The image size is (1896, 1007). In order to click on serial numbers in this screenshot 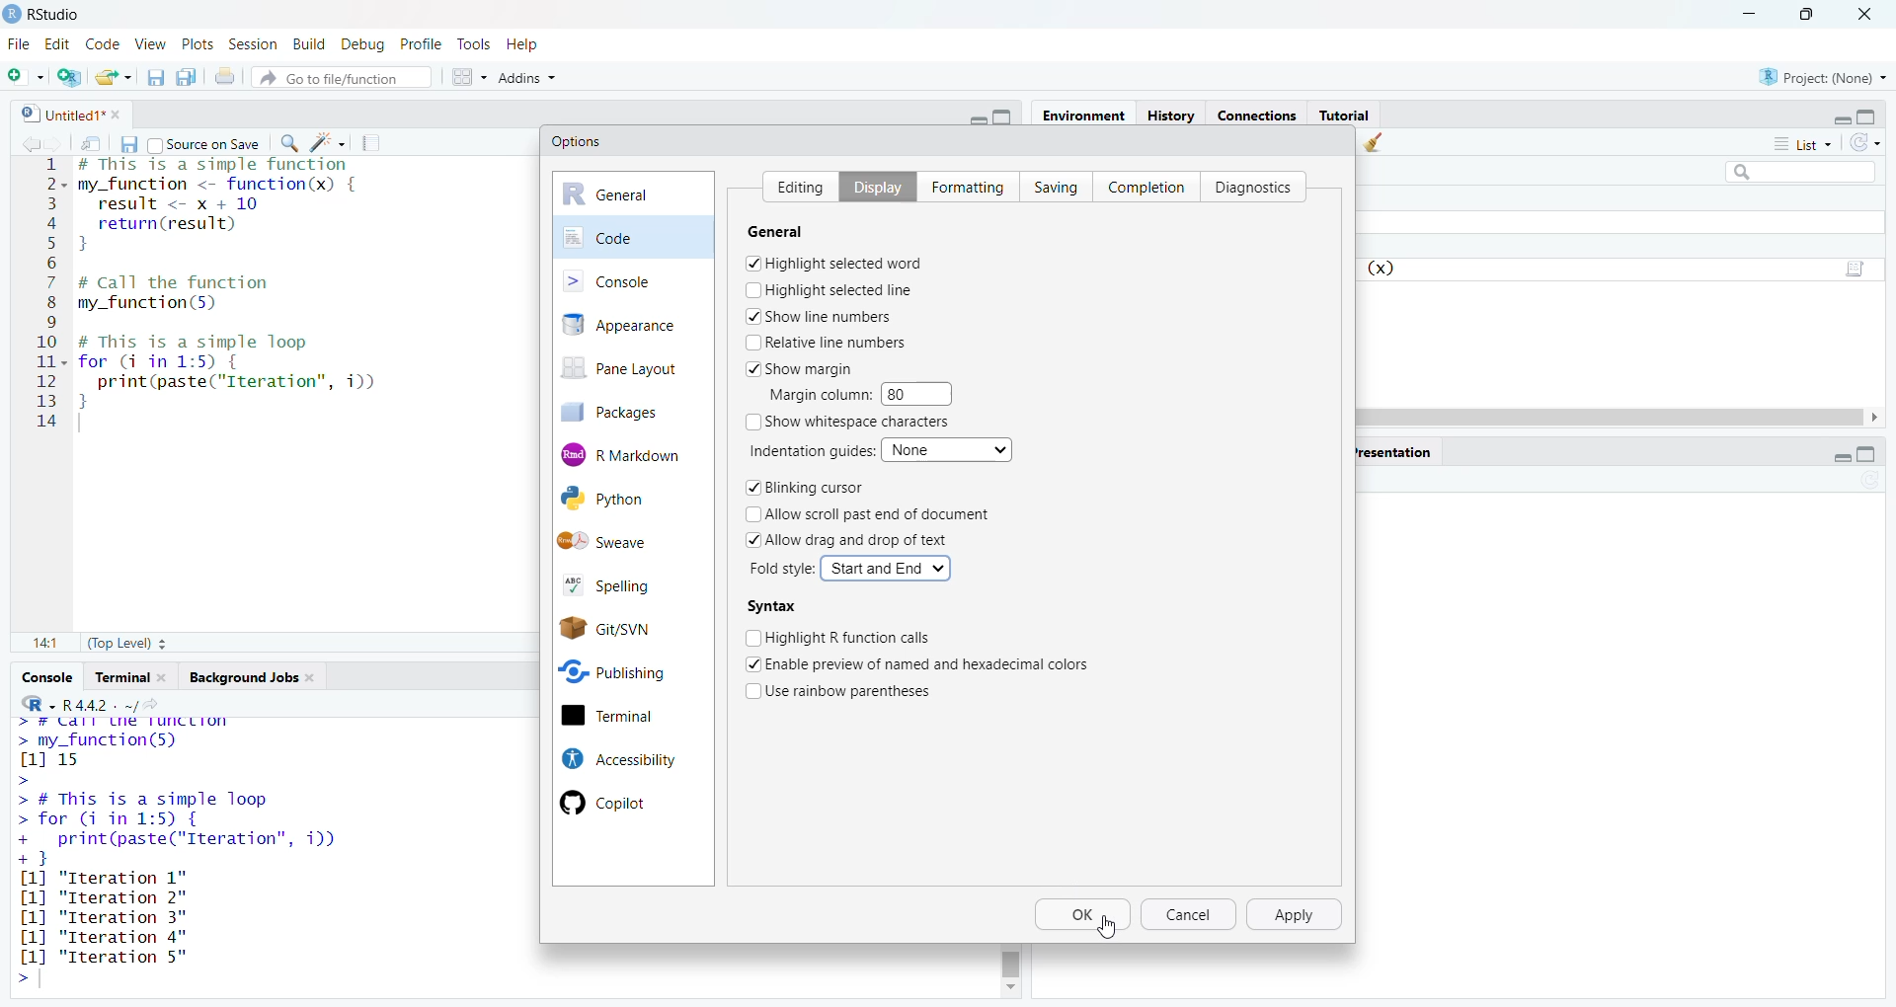, I will do `click(47, 297)`.